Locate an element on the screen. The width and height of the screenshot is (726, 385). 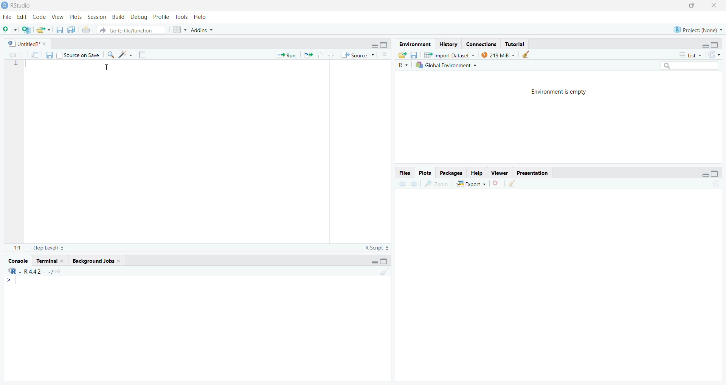
Presentation is located at coordinates (532, 173).